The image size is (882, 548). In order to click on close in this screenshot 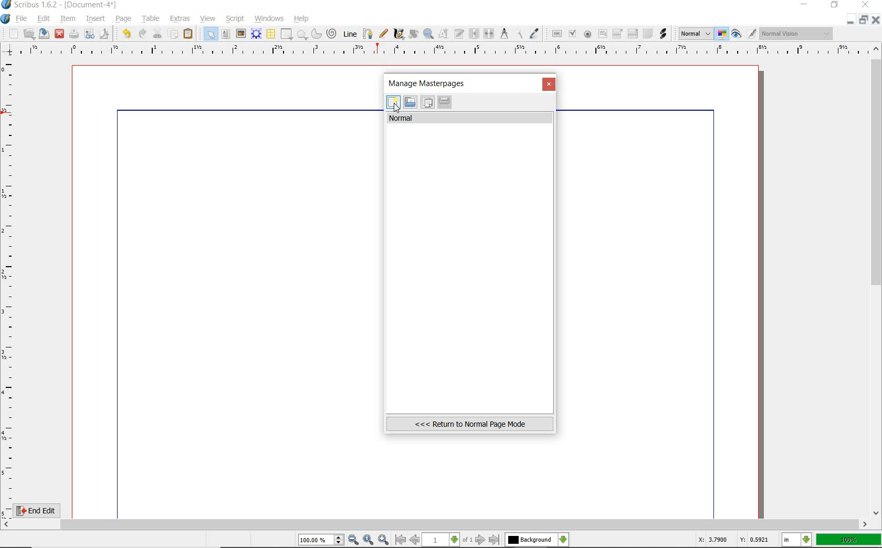, I will do `click(59, 33)`.